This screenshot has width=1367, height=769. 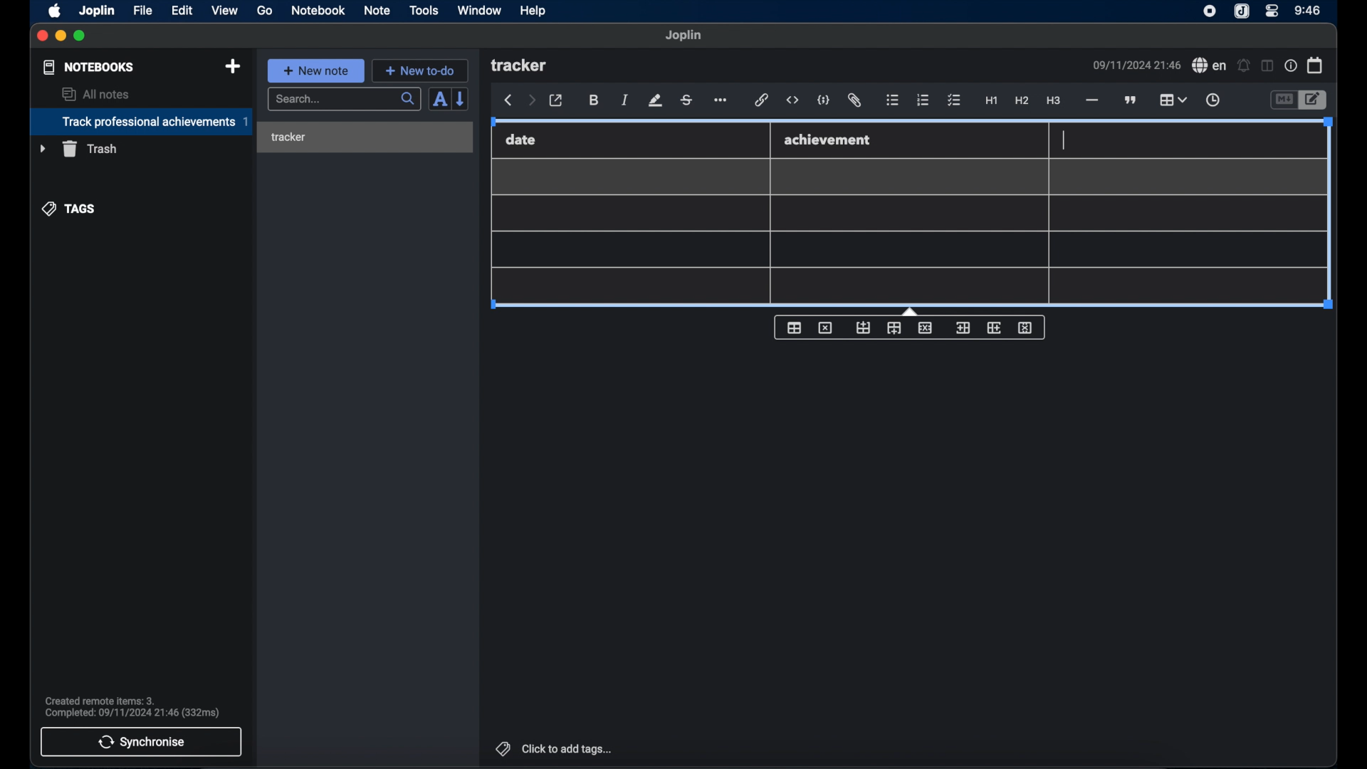 I want to click on delet table, so click(x=825, y=327).